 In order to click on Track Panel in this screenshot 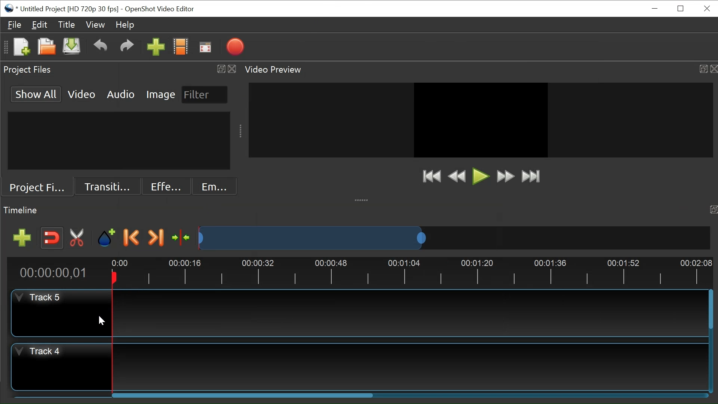, I will do `click(408, 312)`.